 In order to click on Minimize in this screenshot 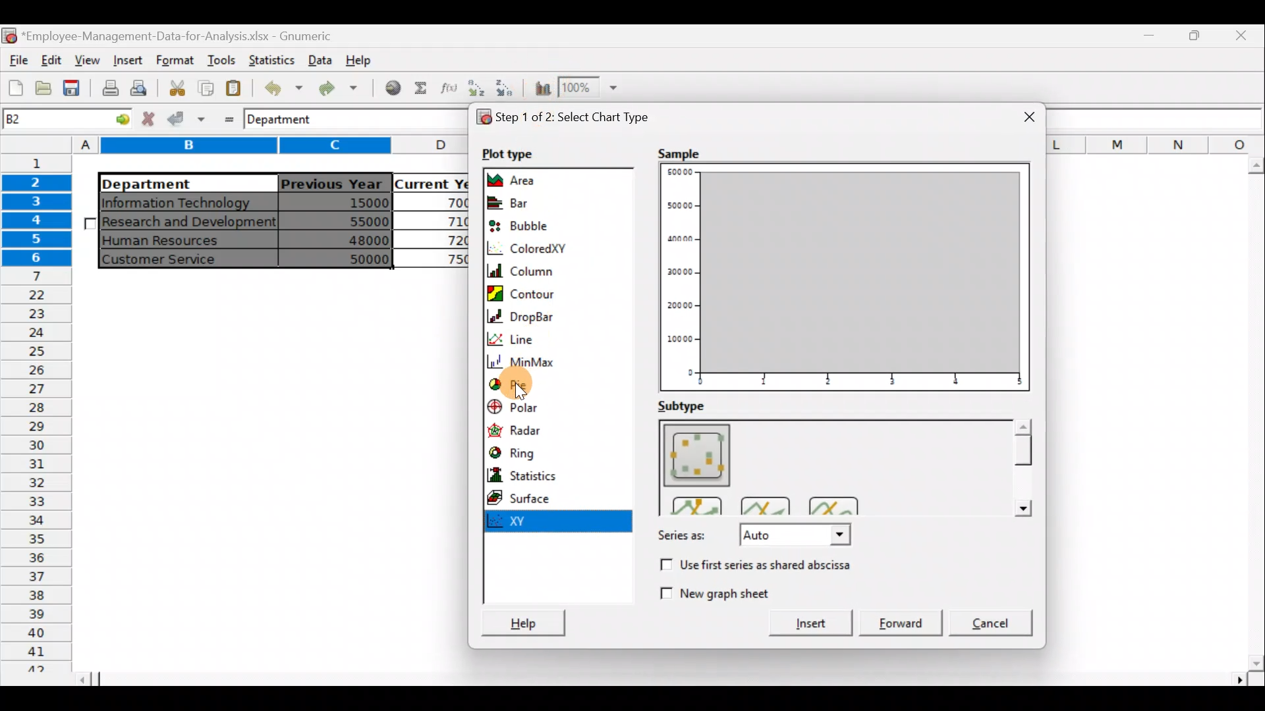, I will do `click(1195, 40)`.